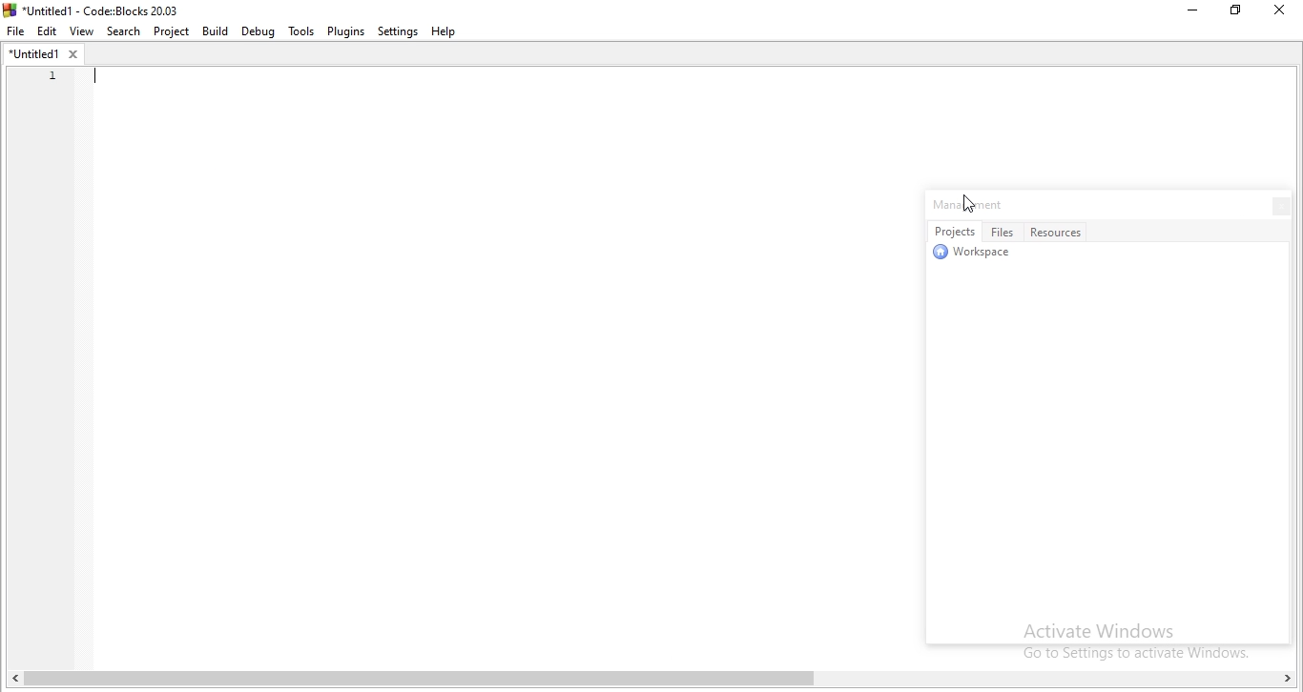 The height and width of the screenshot is (692, 1303). Describe the element at coordinates (1060, 231) in the screenshot. I see `resources` at that location.